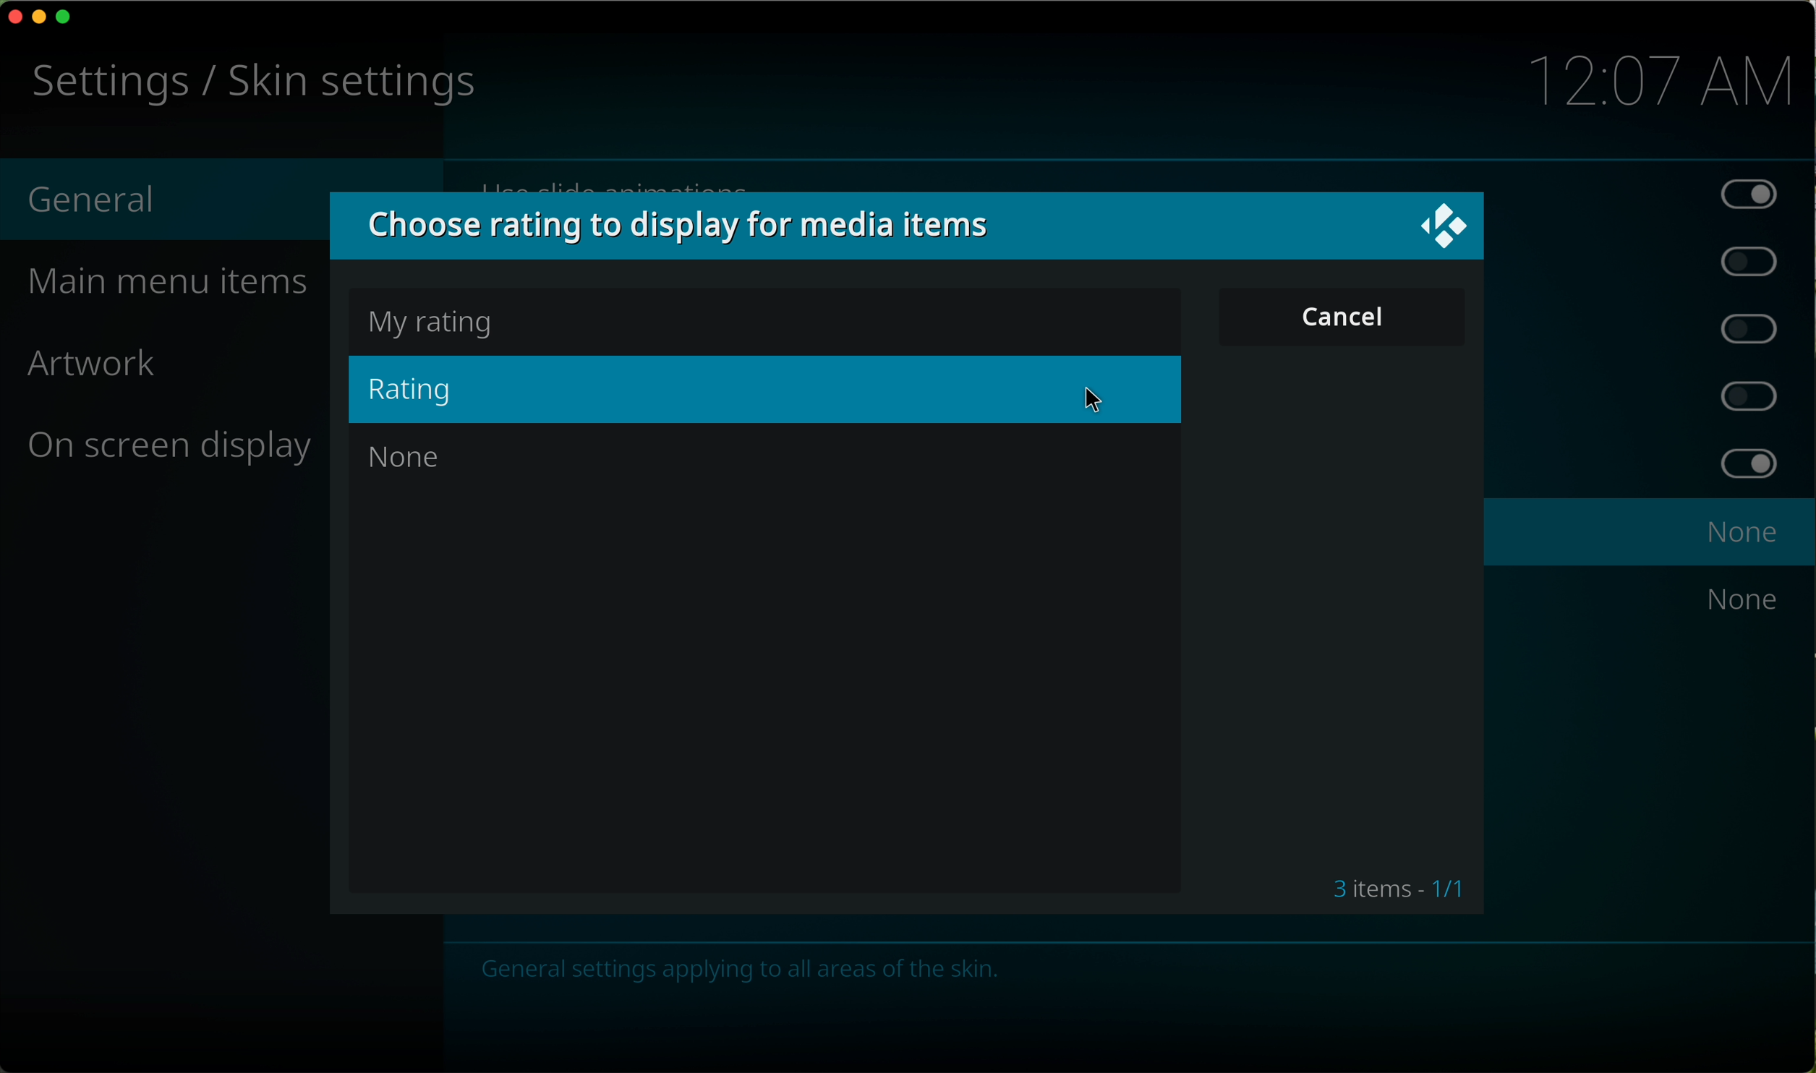 Image resolution: width=1816 pixels, height=1073 pixels. What do you see at coordinates (247, 81) in the screenshot?
I see `skin settings` at bounding box center [247, 81].